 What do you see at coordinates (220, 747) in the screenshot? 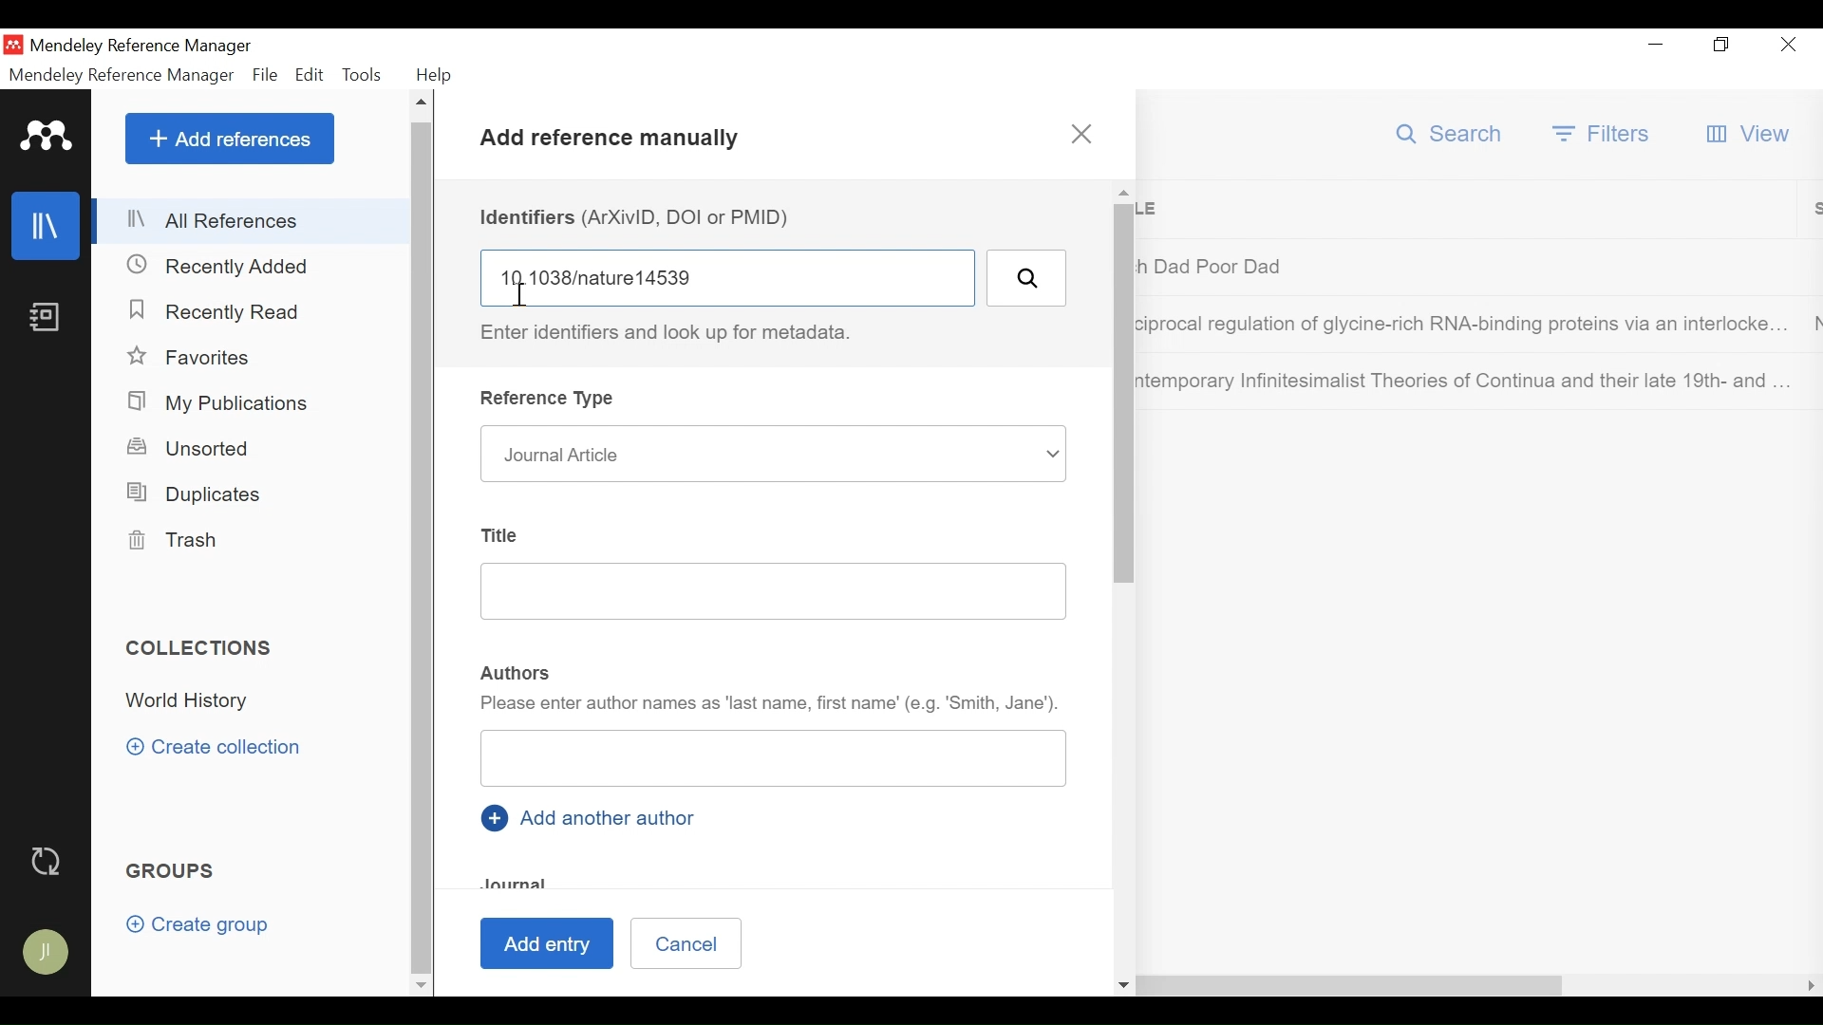
I see `Create Collection` at bounding box center [220, 747].